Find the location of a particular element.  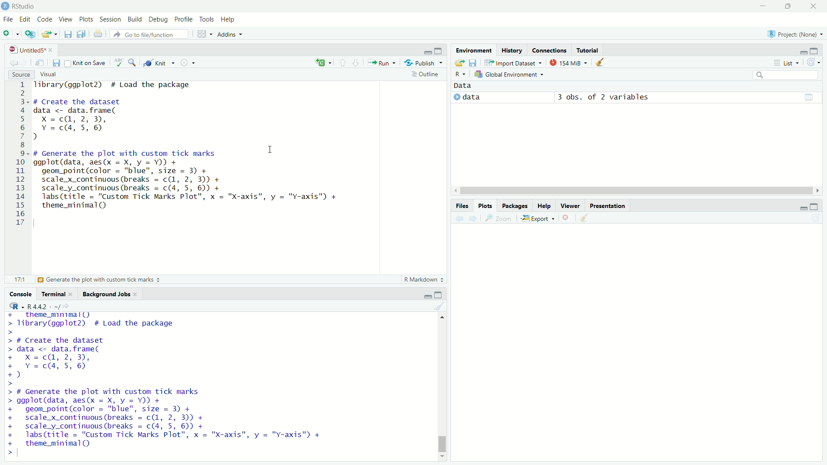

create a project is located at coordinates (30, 34).